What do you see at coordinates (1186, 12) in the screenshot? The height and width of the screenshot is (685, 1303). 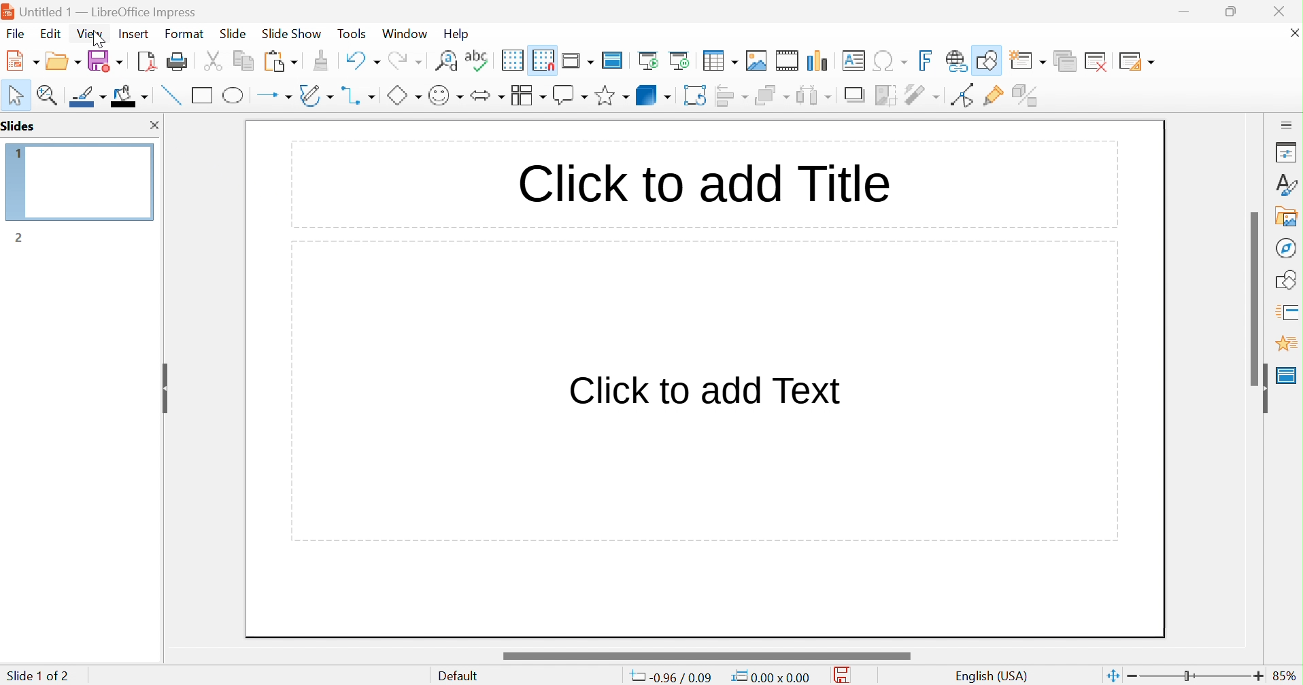 I see `minimize` at bounding box center [1186, 12].